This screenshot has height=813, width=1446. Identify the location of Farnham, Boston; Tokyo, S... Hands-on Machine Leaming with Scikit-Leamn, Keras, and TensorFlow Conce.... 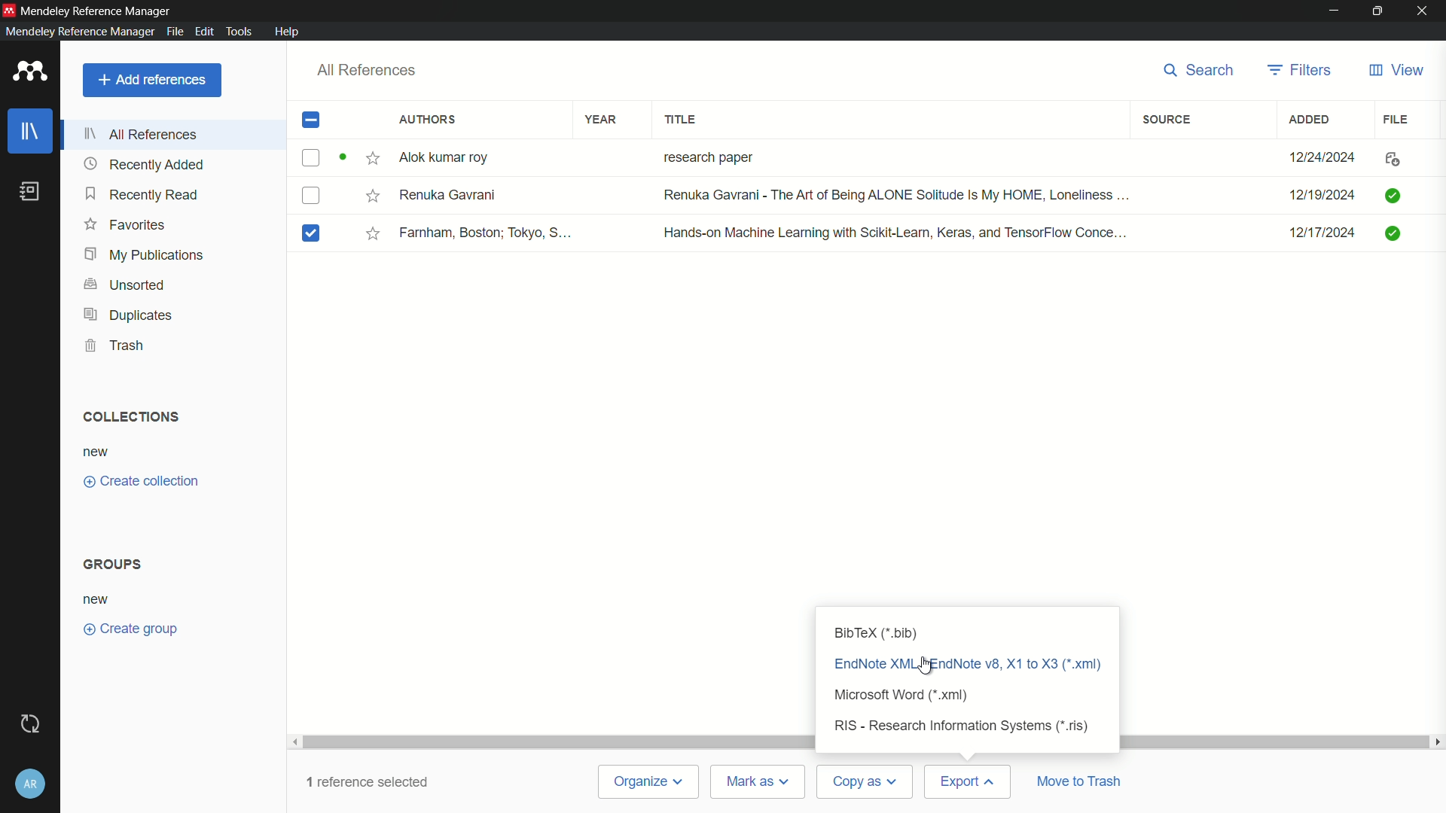
(779, 233).